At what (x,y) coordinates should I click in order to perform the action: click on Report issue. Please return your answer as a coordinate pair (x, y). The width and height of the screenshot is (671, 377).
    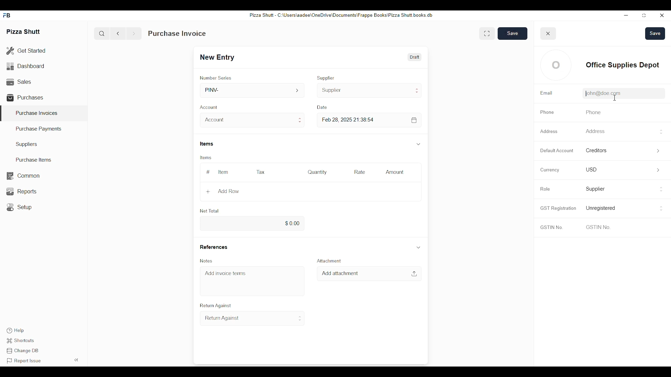
    Looking at the image, I should click on (24, 361).